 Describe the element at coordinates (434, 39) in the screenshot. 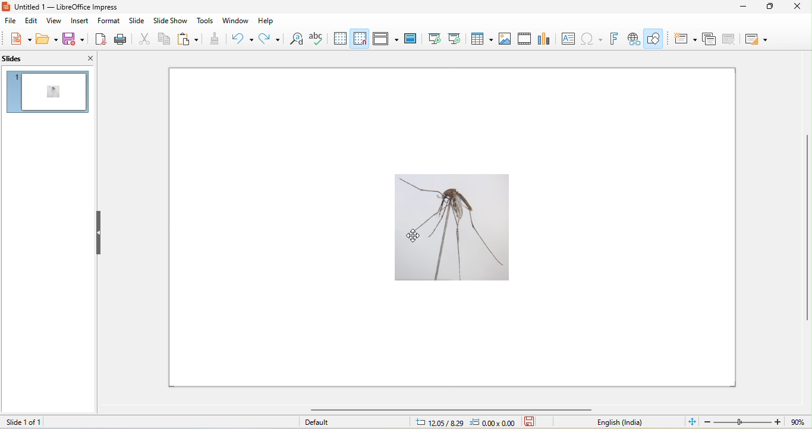

I see `start from beginning` at that location.